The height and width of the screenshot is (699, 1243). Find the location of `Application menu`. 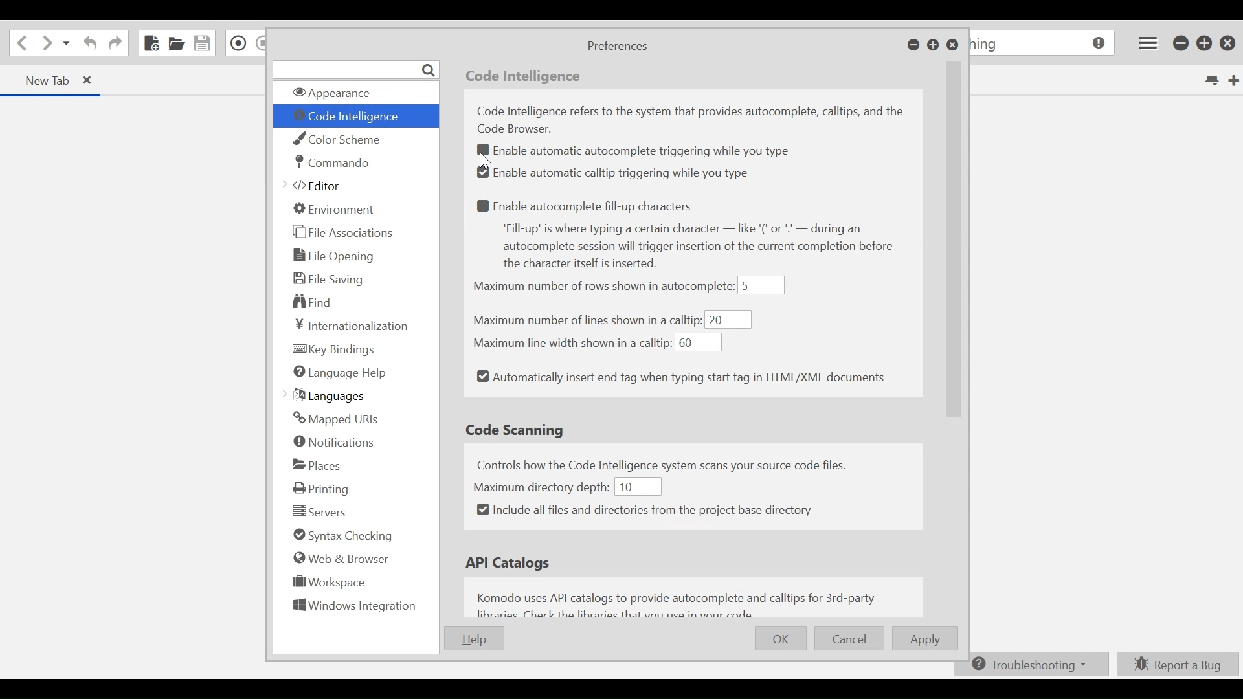

Application menu is located at coordinates (1145, 43).